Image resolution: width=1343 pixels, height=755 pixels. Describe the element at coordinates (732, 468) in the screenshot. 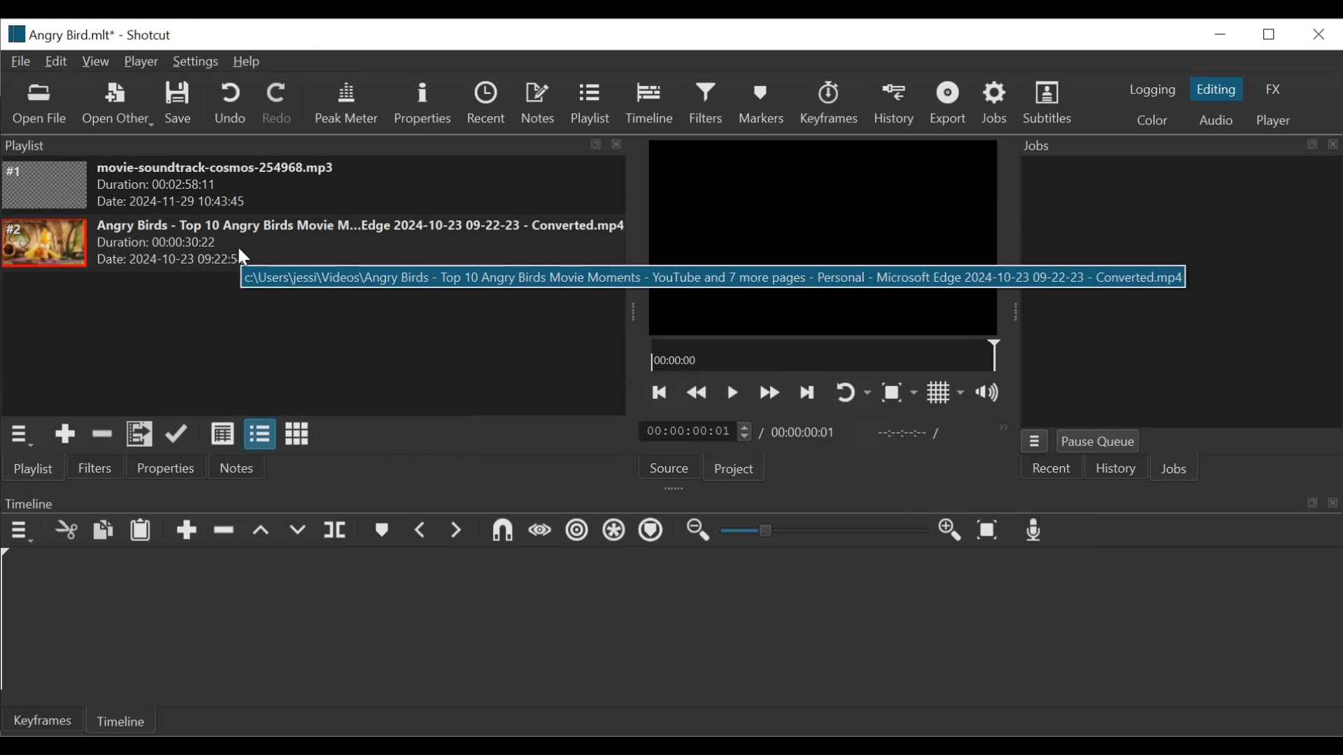

I see `Project` at that location.